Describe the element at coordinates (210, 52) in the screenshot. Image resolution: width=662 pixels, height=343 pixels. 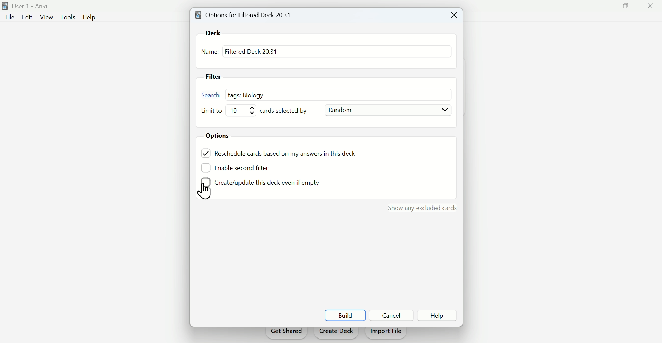
I see `Name:` at that location.